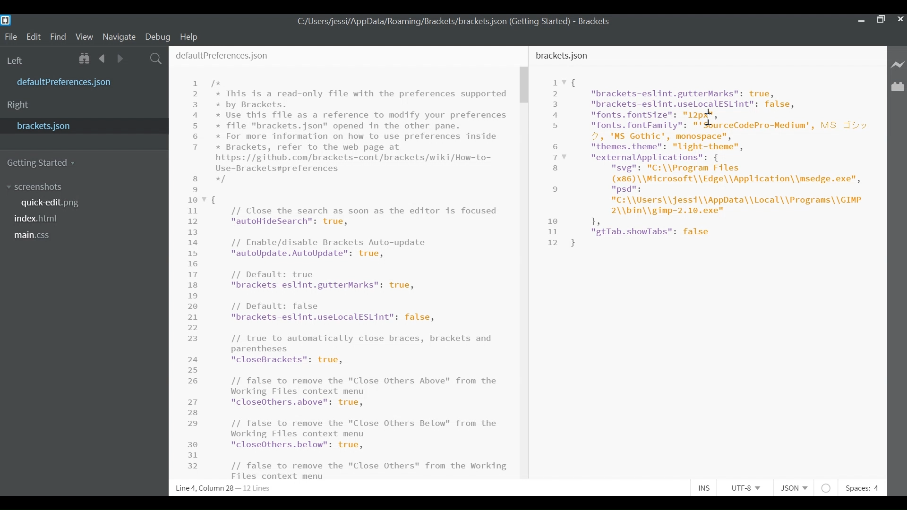  Describe the element at coordinates (359, 272) in the screenshot. I see `/*
* This is a read-only file with the preferences supported
* by Brackets.
* Use this file as a reference to modify your preferences
* file "brackets.json" opened in the other pane.
* For more information on how to use preferences inside
* Brackets, refer to the web page at
https: //github.com/brackets-cont/brackets/wiki/How-to-
Use-Brackets#preferences
*/
{
// Close the search as soon as the editor is focused
"autoHideSearch": true,
// Enable/disable Brackets Auto-update
"autoUpdate.AutoUpdate": true,
// Default: true
"brackets-eslint.gutterMarks": true,
// Default: false
"brackets-eslint.uselocalESLint": false,
// true to automatically close braces, brackets and
parentheses
Fo lai Ta NS` at that location.